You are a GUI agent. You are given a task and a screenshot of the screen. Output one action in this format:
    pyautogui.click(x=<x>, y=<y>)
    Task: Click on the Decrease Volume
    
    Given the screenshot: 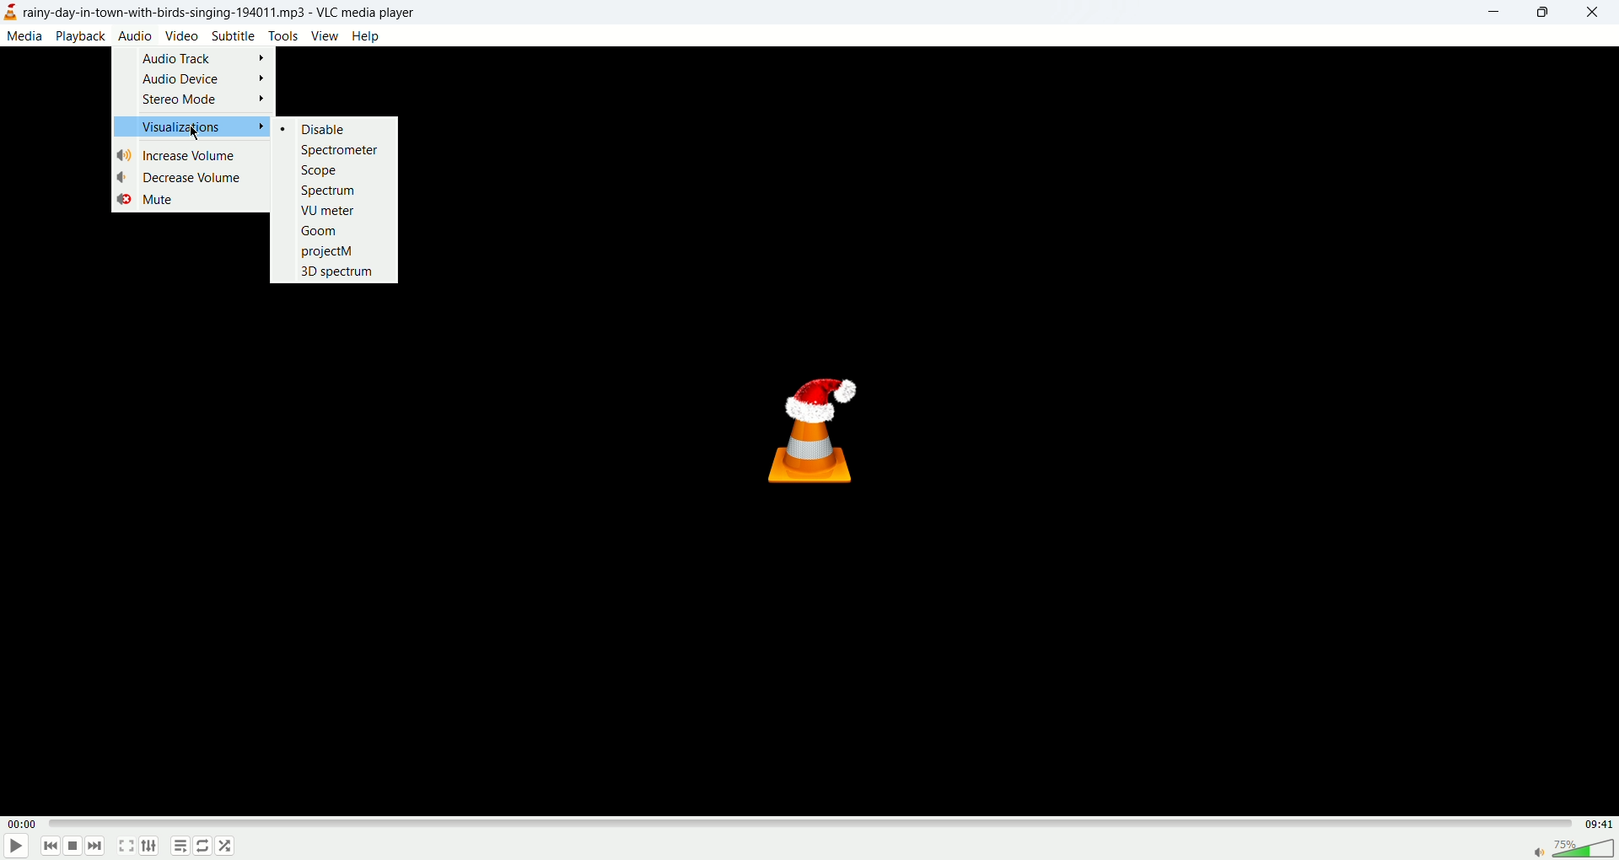 What is the action you would take?
    pyautogui.click(x=185, y=178)
    